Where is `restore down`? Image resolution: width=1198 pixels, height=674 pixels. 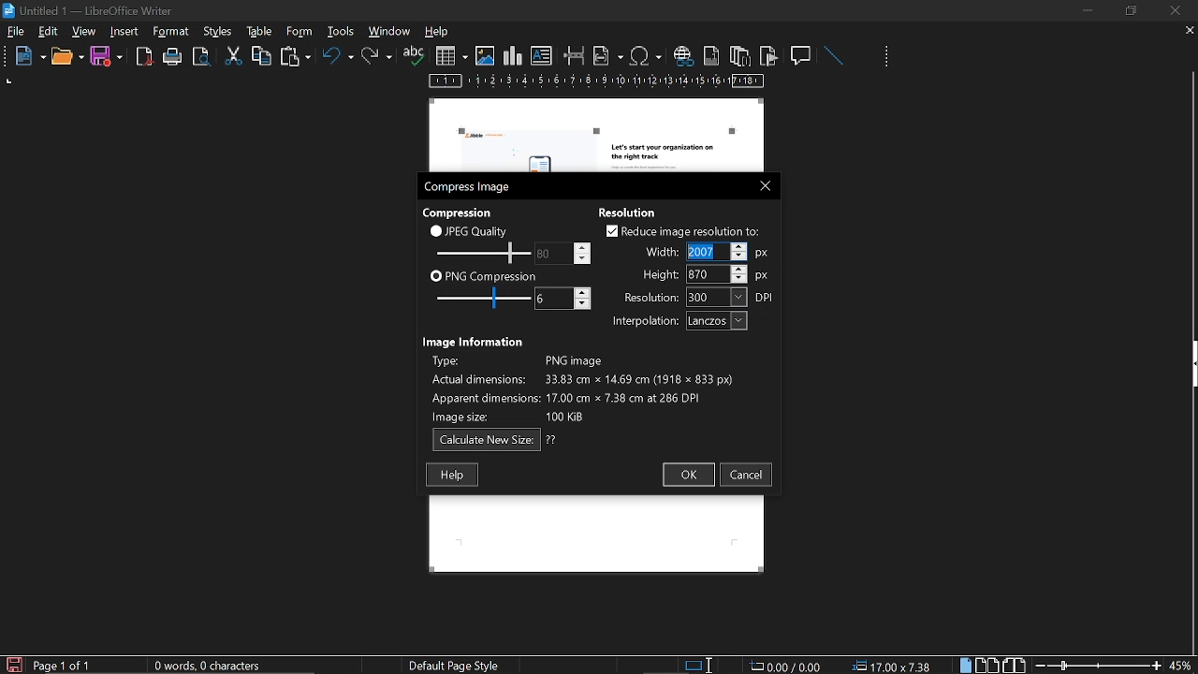 restore down is located at coordinates (1133, 10).